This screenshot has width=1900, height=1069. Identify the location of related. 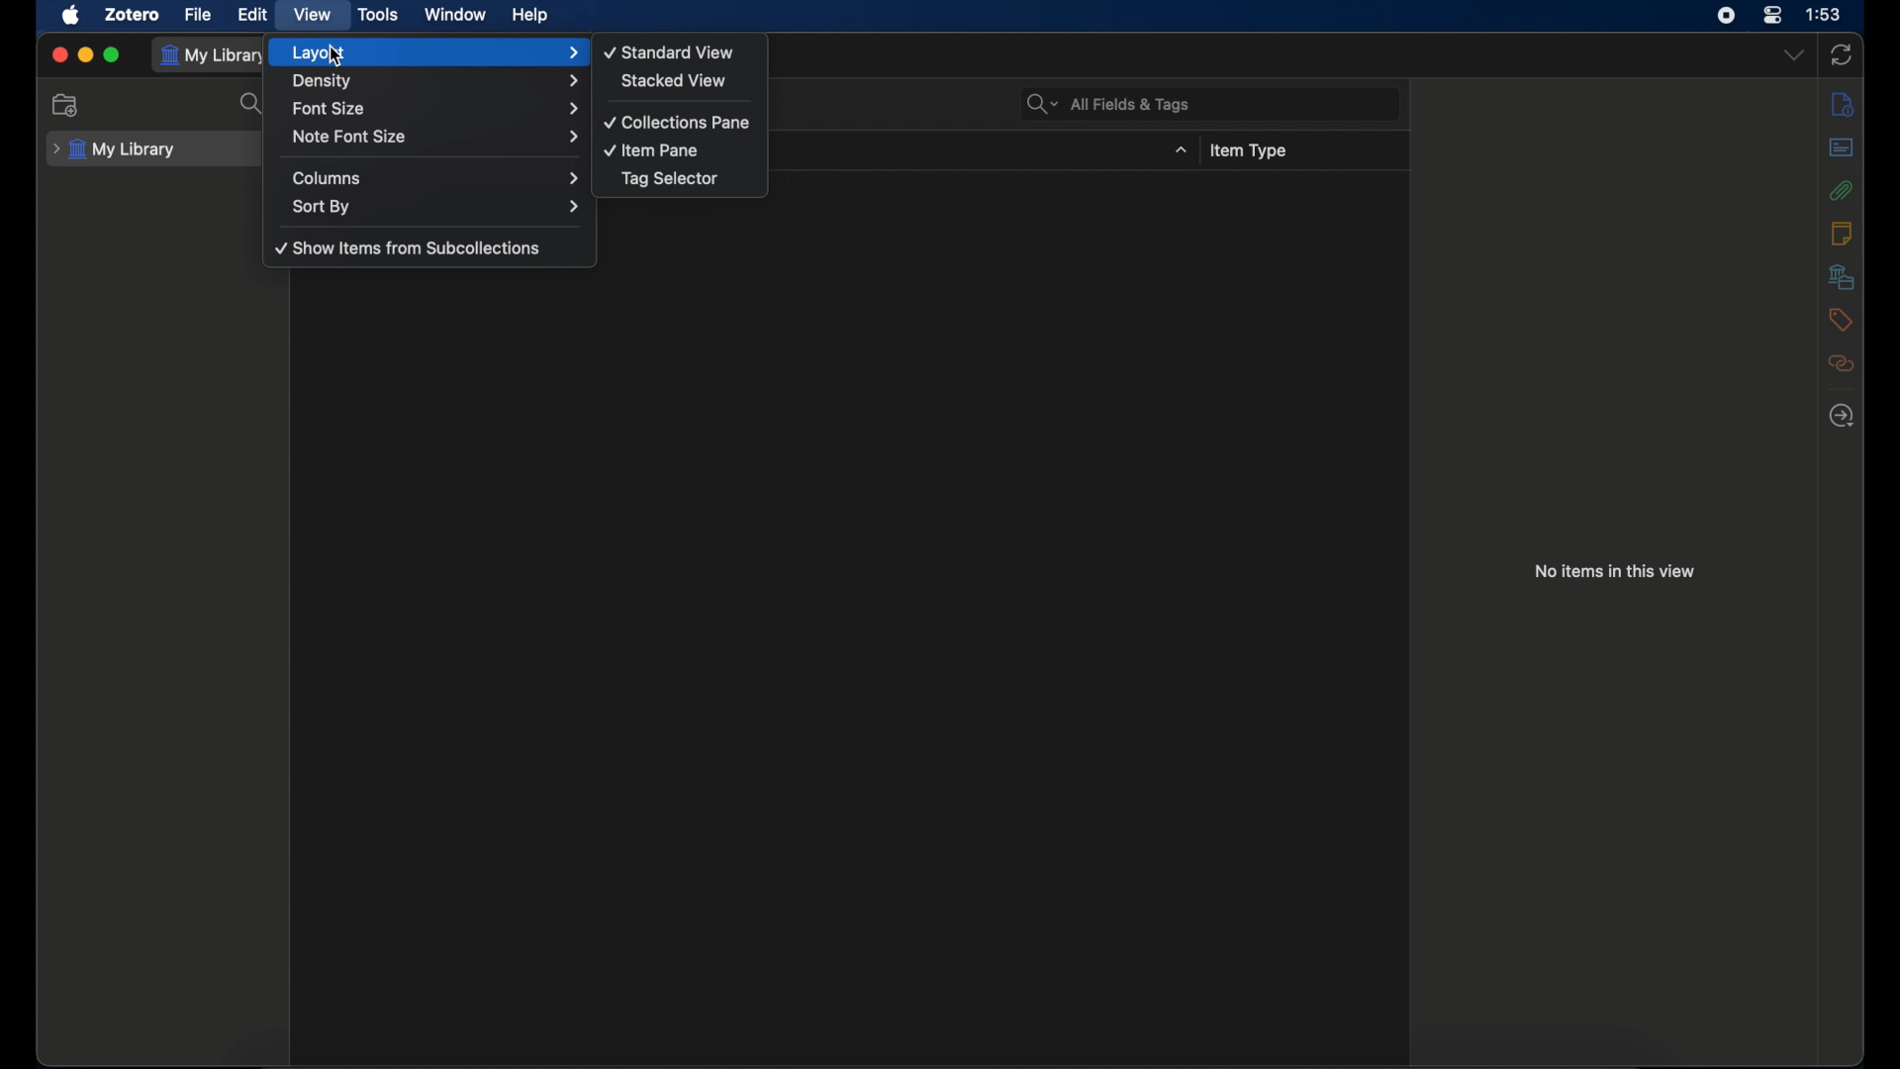
(1841, 363).